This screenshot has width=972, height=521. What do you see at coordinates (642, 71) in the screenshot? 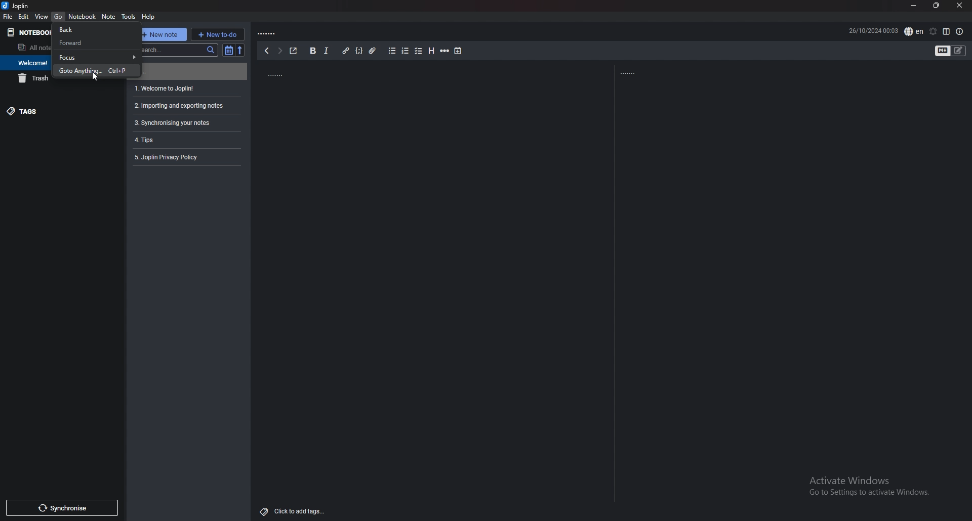
I see `note text` at bounding box center [642, 71].